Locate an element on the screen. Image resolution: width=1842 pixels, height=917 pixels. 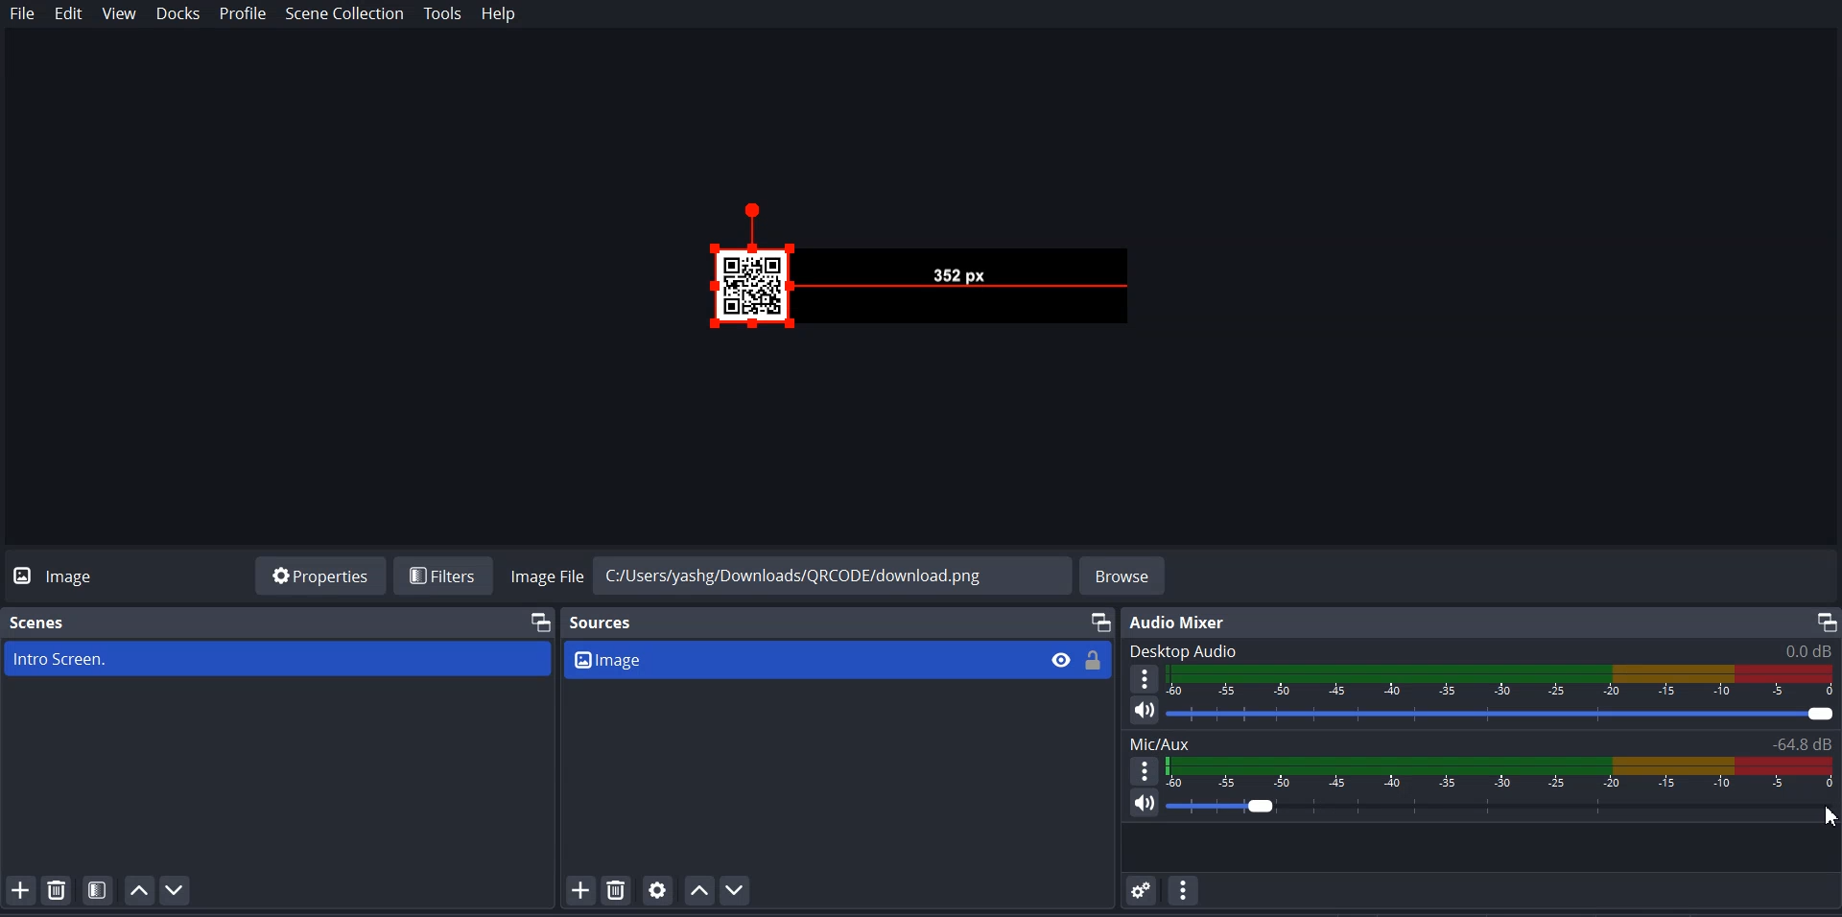
Eye is located at coordinates (1060, 659).